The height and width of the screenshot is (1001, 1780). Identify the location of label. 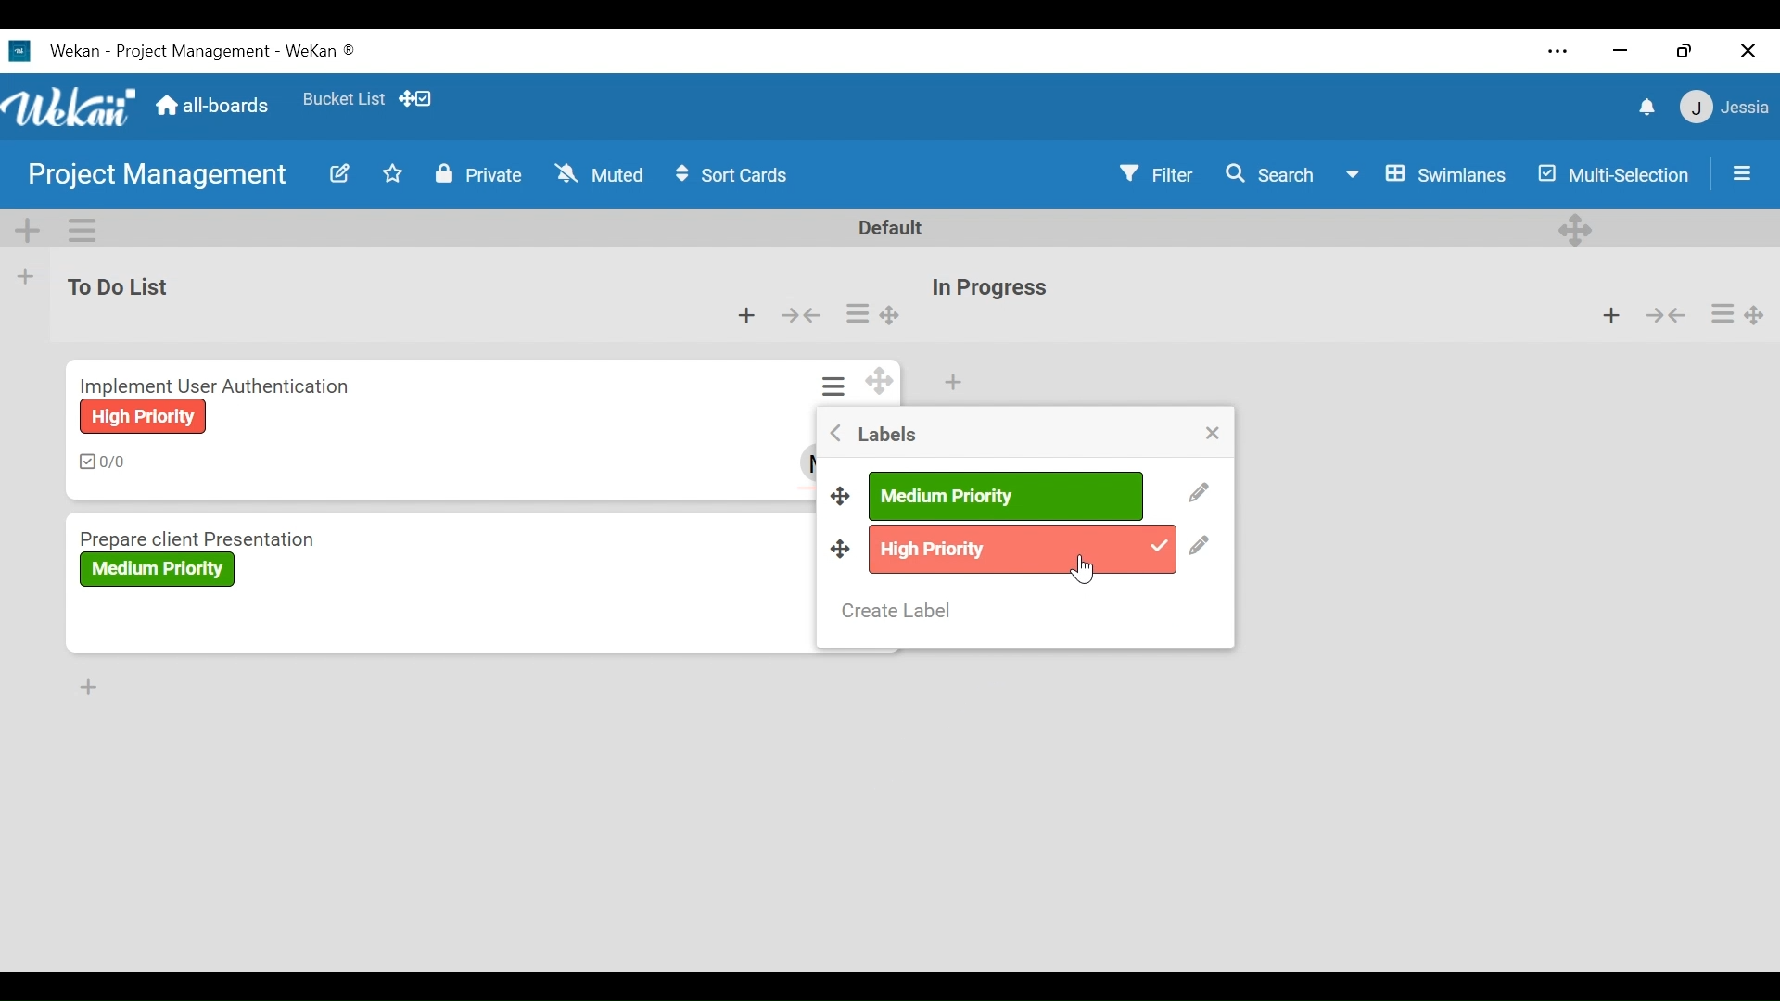
(1021, 550).